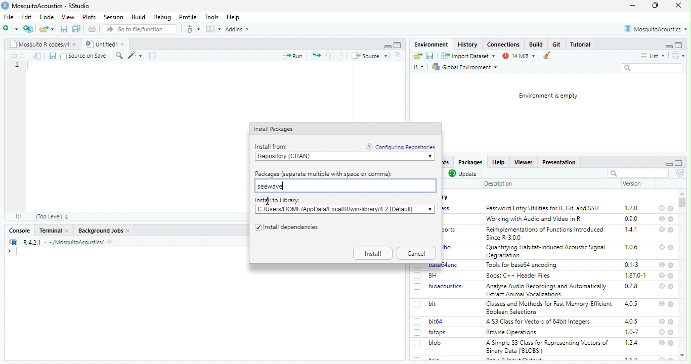  Describe the element at coordinates (517, 56) in the screenshot. I see `6 MiB` at that location.